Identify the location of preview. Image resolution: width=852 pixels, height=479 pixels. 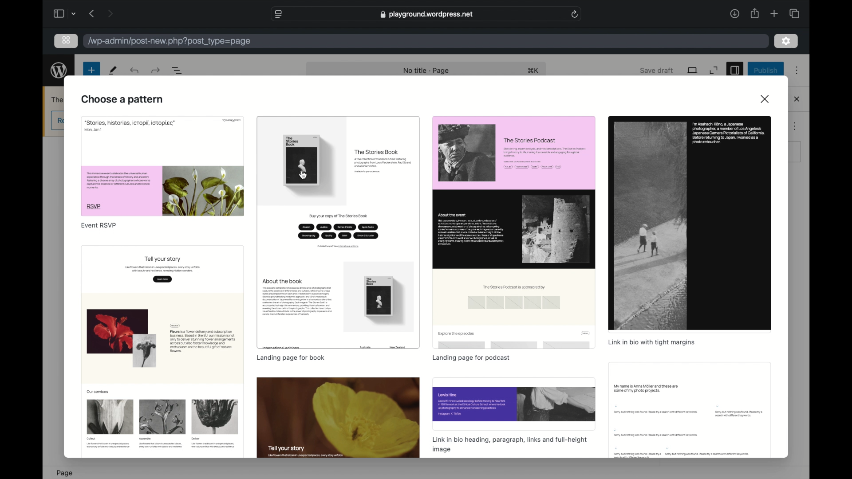
(338, 418).